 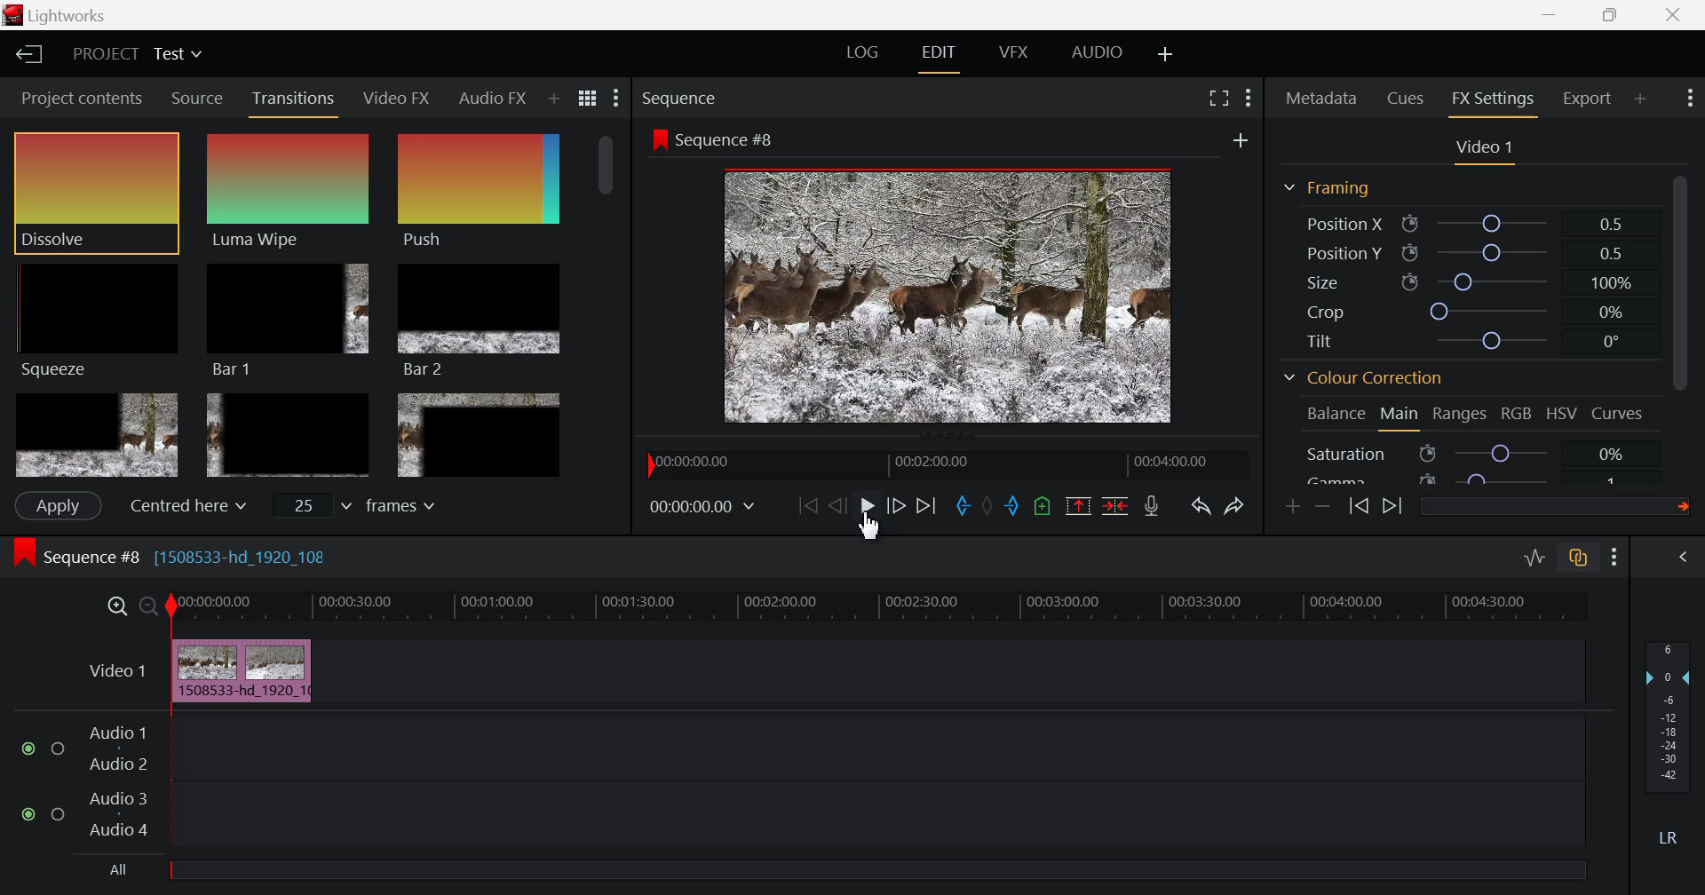 What do you see at coordinates (1098, 51) in the screenshot?
I see `AUDIO` at bounding box center [1098, 51].